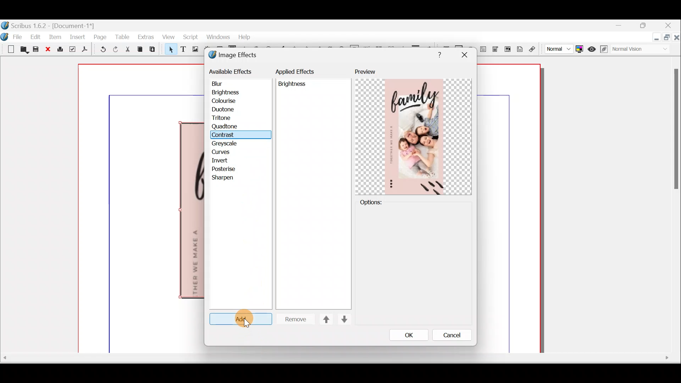  Describe the element at coordinates (190, 38) in the screenshot. I see `Script` at that location.